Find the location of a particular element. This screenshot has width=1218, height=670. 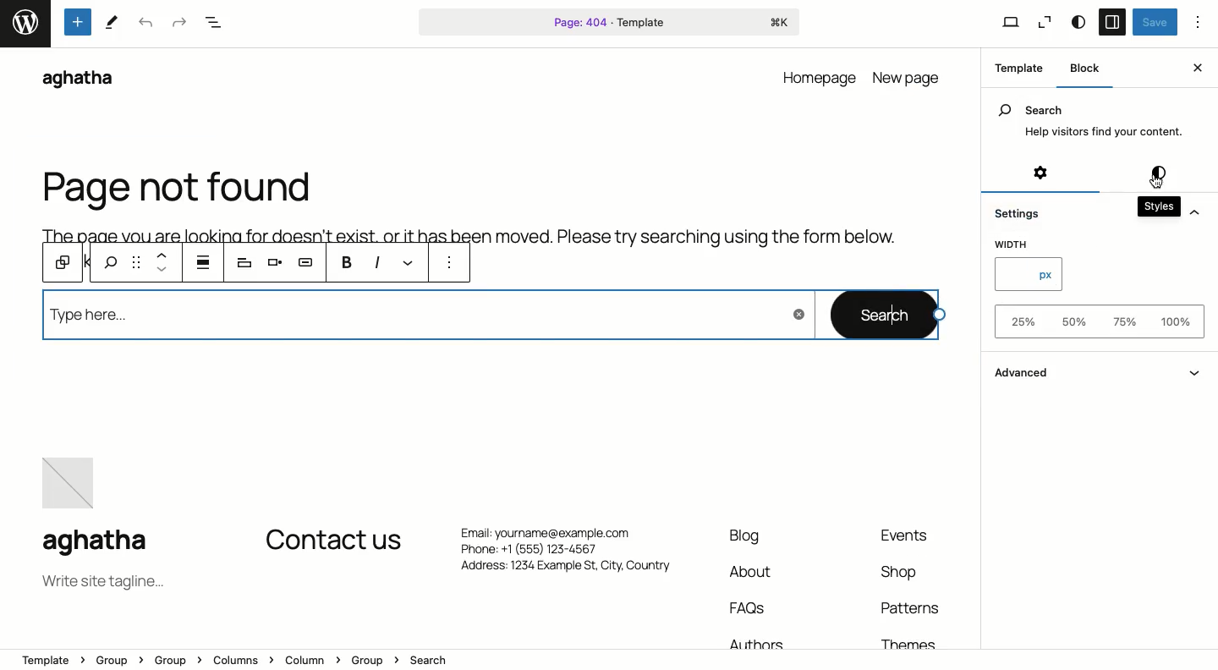

Sidebar is located at coordinates (1113, 22).